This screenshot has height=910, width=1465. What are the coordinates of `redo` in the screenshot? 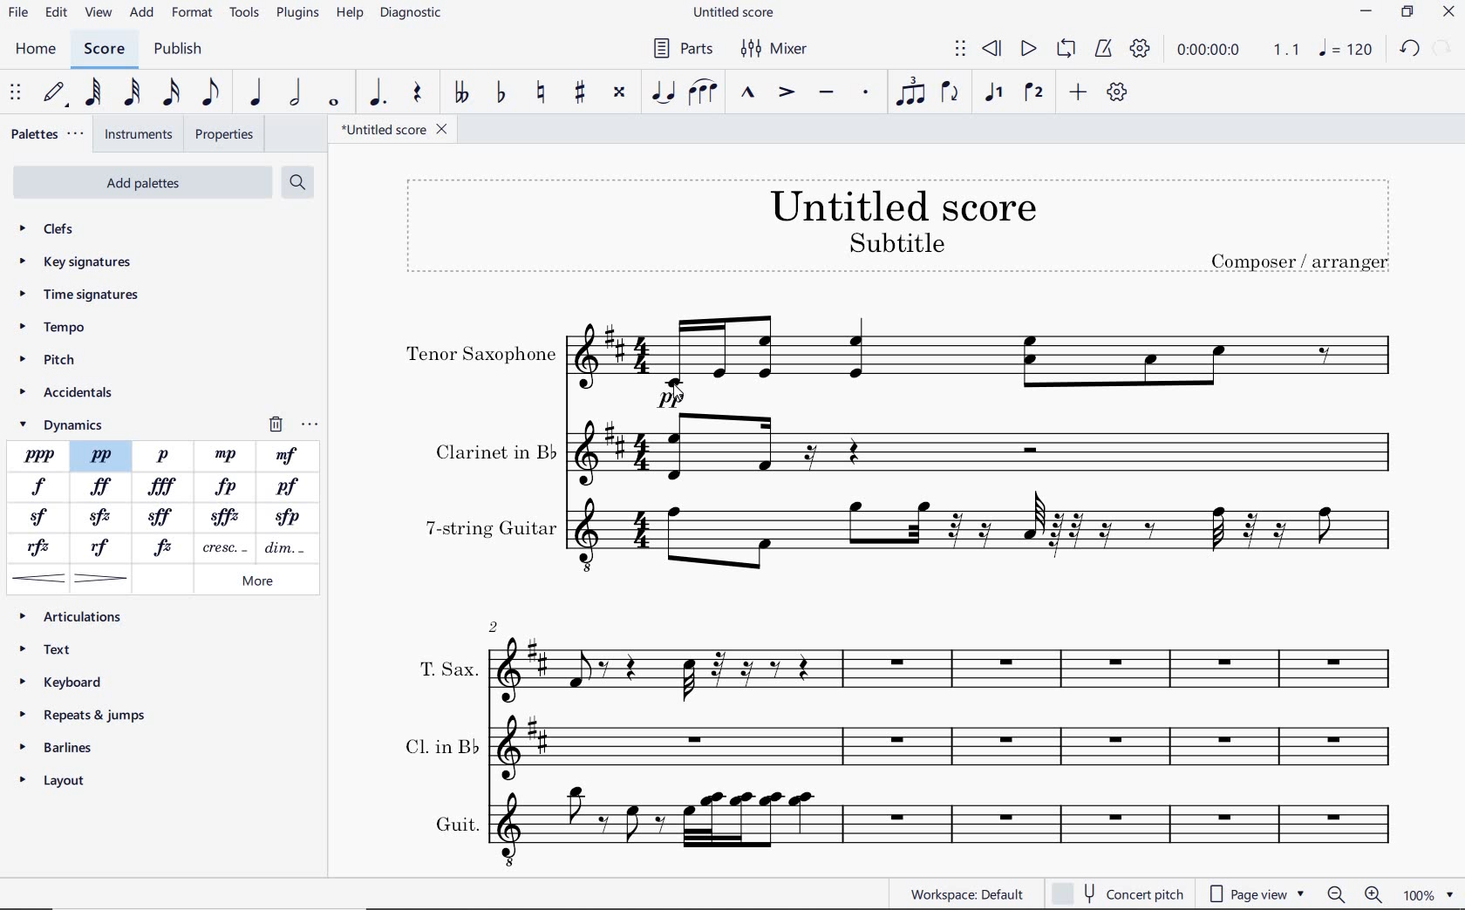 It's located at (1441, 49).